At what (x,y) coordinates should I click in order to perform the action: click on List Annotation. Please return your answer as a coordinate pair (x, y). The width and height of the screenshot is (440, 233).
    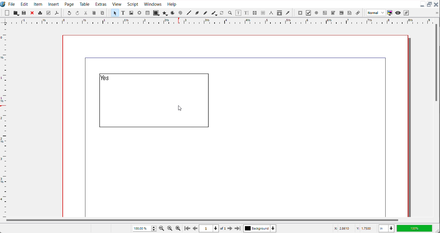
    Looking at the image, I should click on (357, 13).